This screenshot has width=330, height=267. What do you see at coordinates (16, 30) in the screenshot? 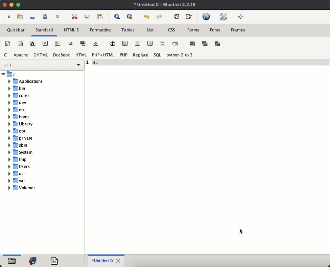
I see `quickbar` at bounding box center [16, 30].